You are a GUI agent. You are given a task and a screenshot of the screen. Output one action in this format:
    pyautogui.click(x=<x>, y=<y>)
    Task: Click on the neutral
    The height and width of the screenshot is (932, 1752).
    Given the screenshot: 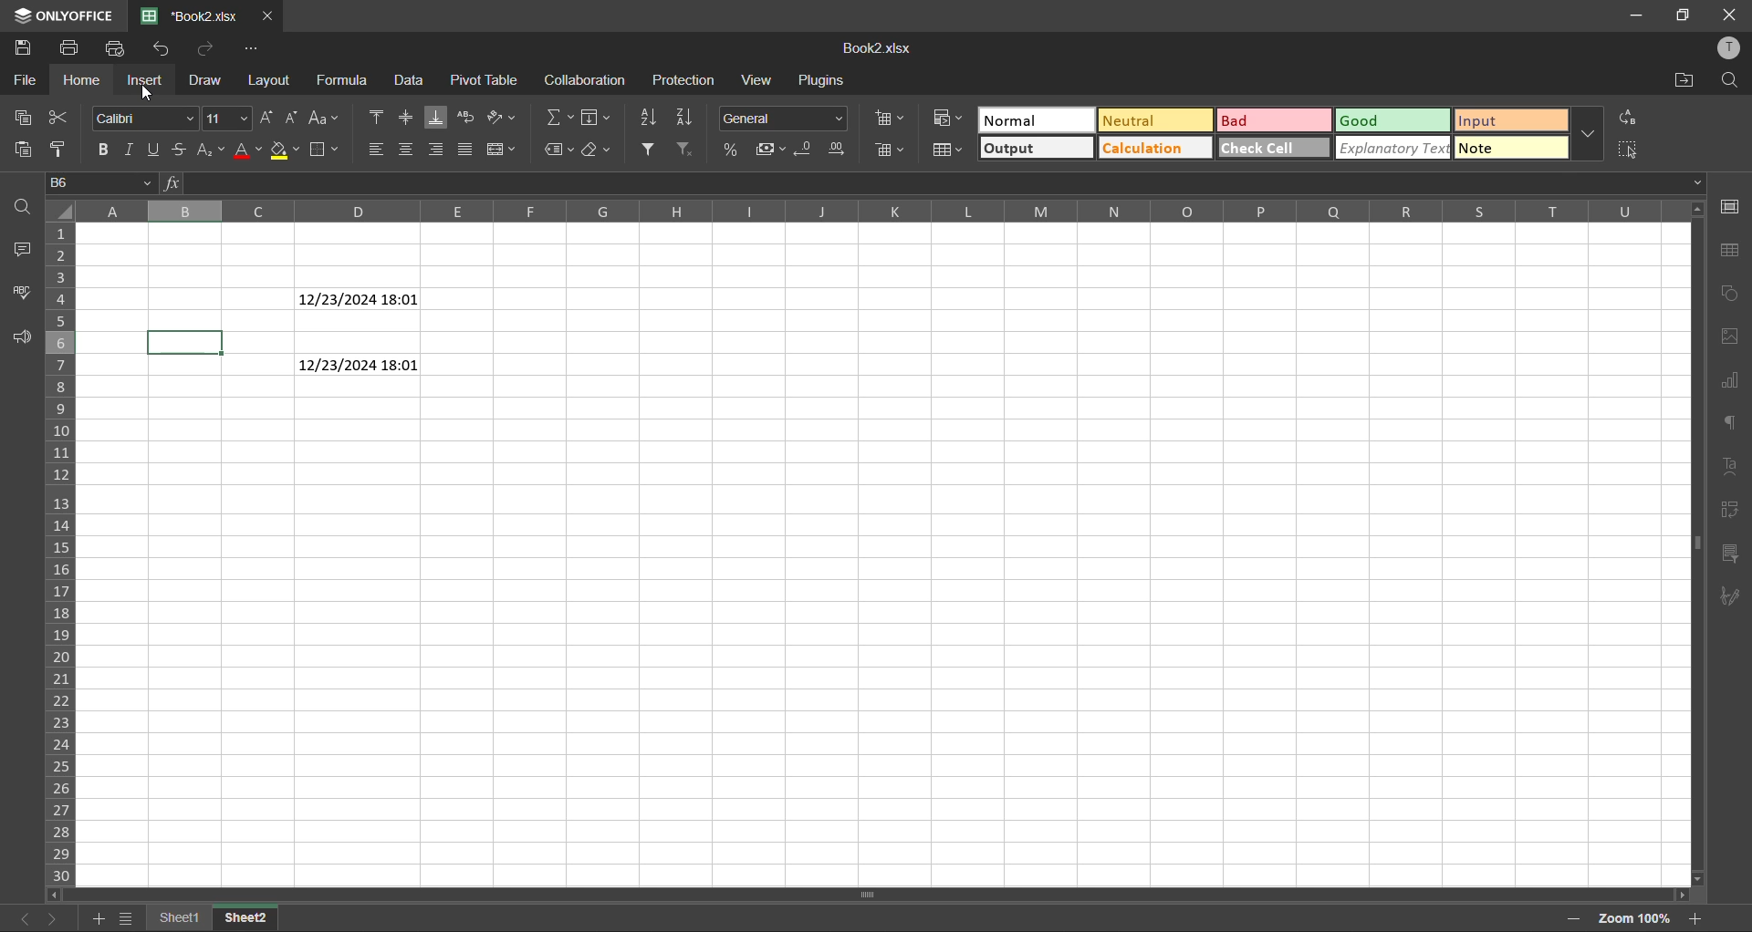 What is the action you would take?
    pyautogui.click(x=1157, y=122)
    